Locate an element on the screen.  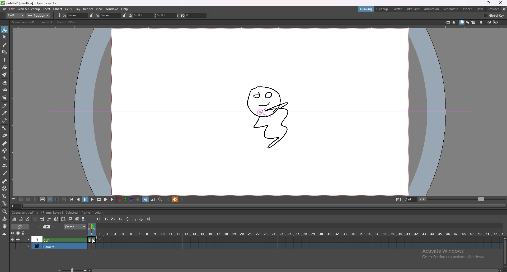
preview is located at coordinates (489, 22).